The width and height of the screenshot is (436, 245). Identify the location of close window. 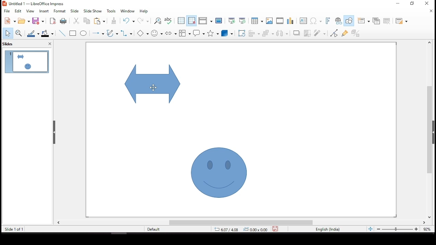
(428, 3).